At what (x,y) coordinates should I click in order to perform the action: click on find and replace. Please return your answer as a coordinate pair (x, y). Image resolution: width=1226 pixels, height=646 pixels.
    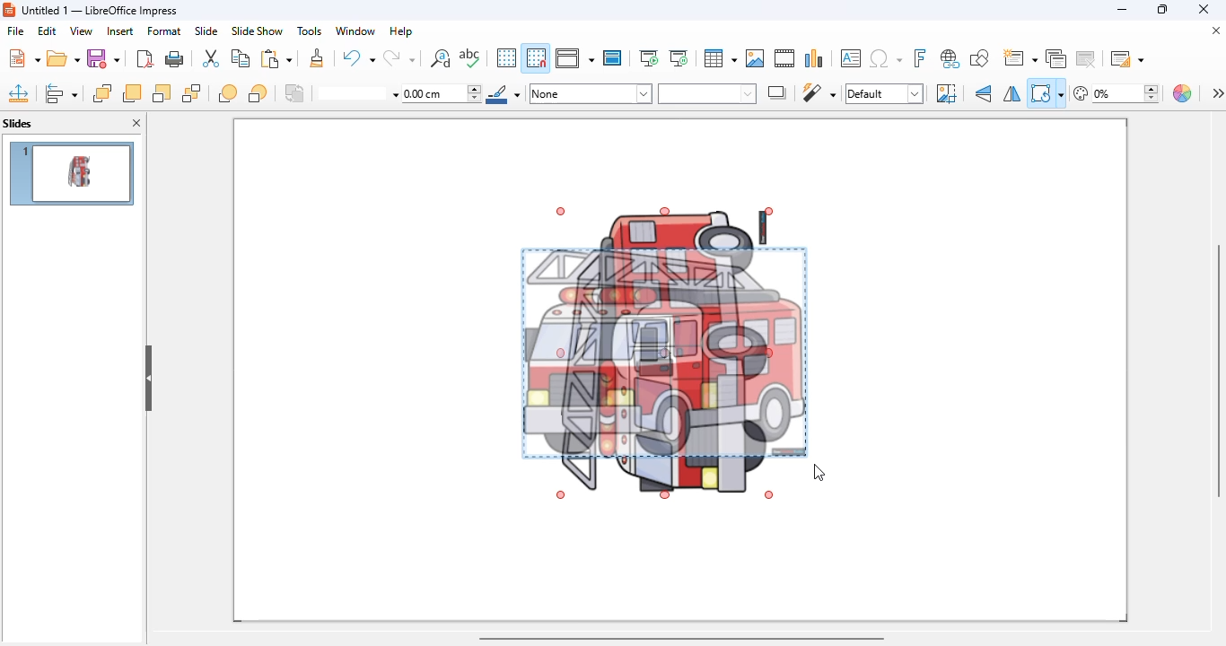
    Looking at the image, I should click on (440, 57).